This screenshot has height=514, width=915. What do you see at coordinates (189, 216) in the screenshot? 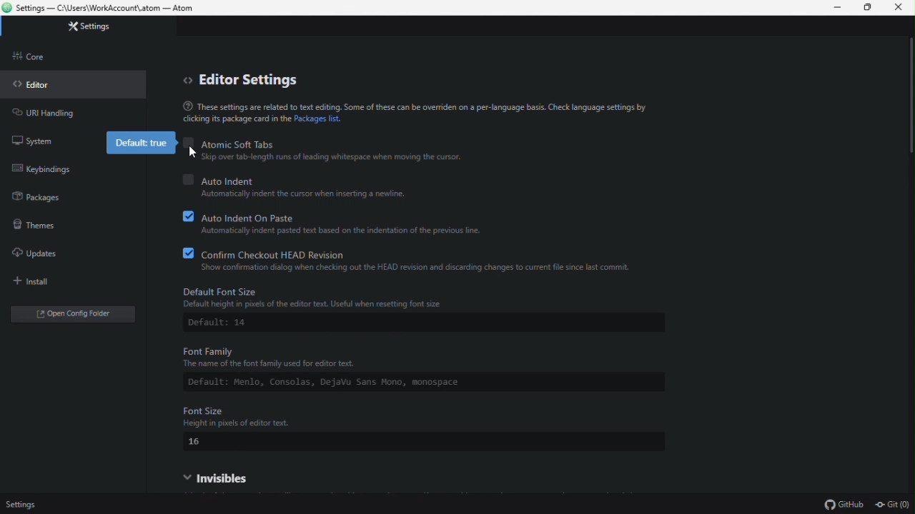
I see `on` at bounding box center [189, 216].